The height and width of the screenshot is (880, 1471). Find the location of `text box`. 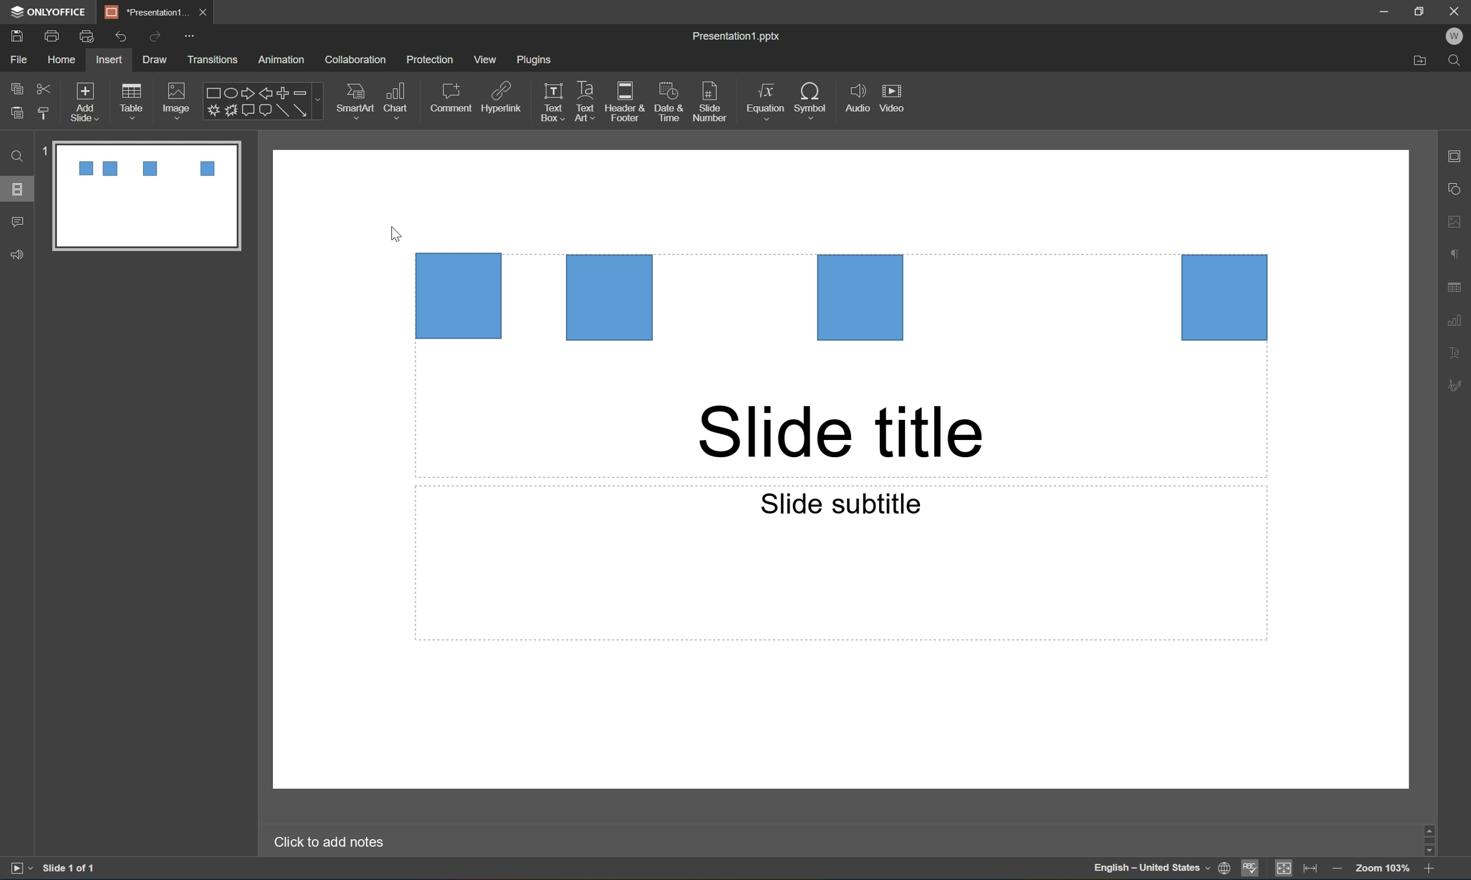

text box is located at coordinates (549, 103).